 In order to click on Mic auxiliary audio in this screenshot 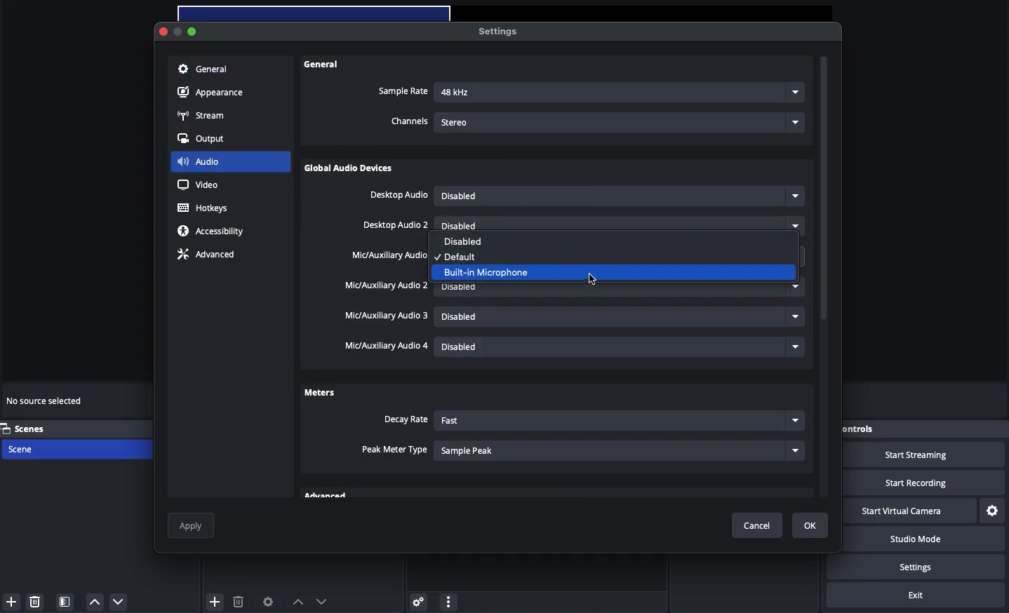, I will do `click(389, 256)`.